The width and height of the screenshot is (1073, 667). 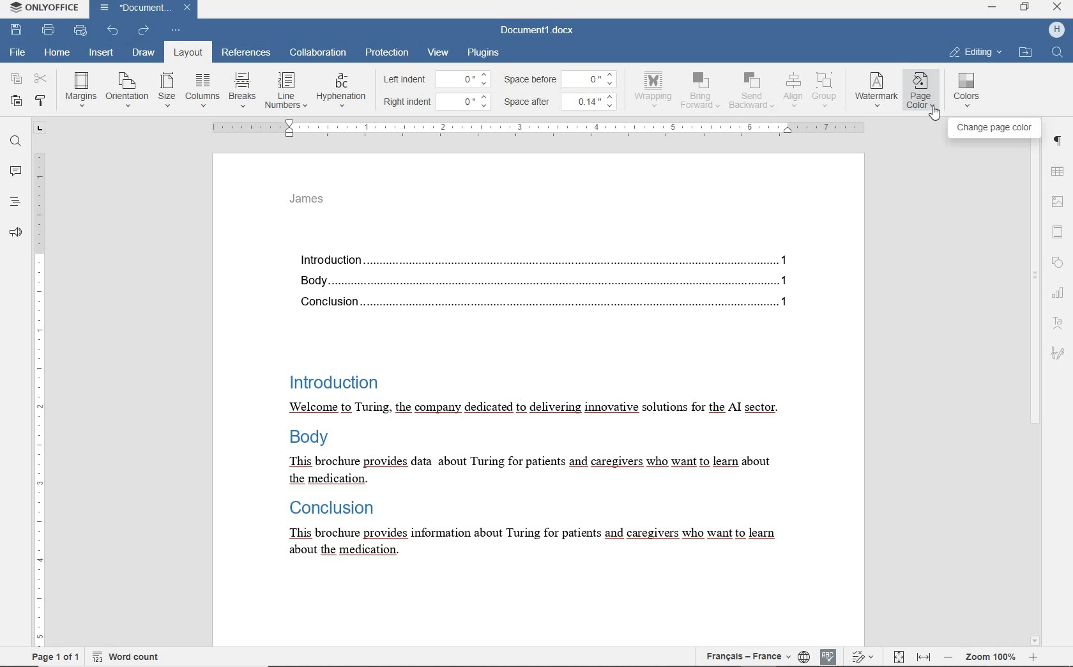 I want to click on shape, so click(x=1058, y=262).